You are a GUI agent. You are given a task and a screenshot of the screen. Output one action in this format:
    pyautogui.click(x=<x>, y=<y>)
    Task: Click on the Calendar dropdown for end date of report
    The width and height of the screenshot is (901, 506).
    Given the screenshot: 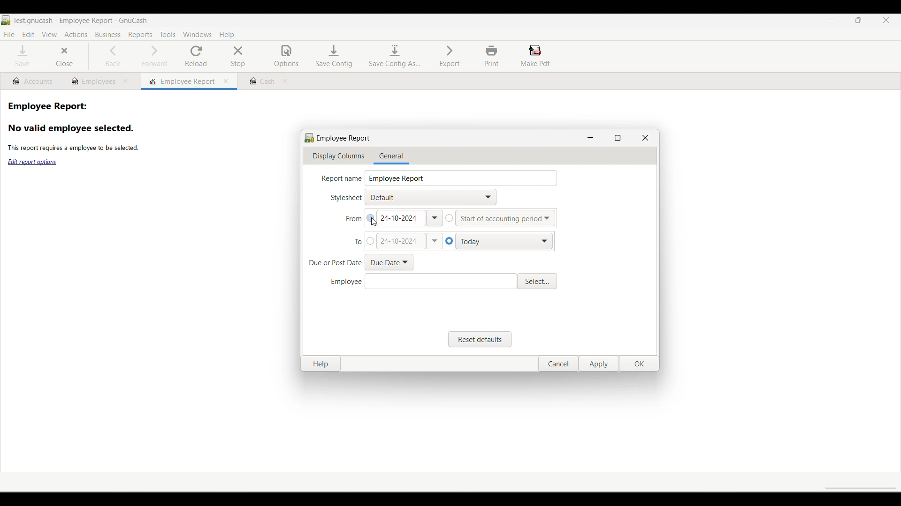 What is the action you would take?
    pyautogui.click(x=435, y=241)
    